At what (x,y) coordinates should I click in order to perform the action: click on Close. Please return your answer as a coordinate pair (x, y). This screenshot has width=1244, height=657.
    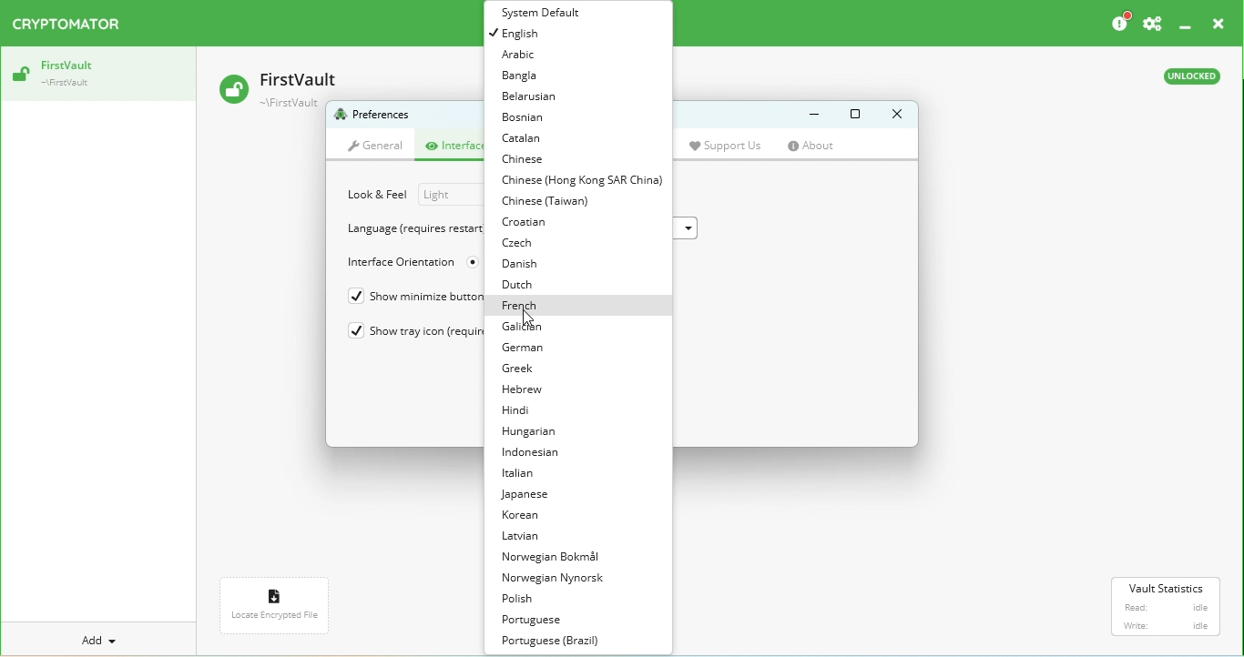
    Looking at the image, I should click on (1216, 25).